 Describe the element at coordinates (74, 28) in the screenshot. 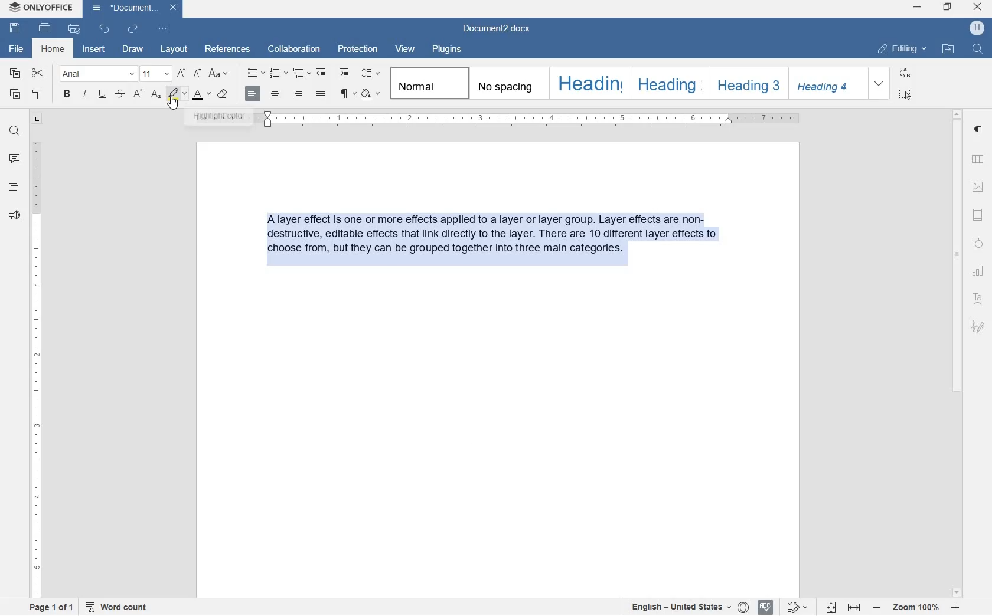

I see `QUICK PRINT` at that location.